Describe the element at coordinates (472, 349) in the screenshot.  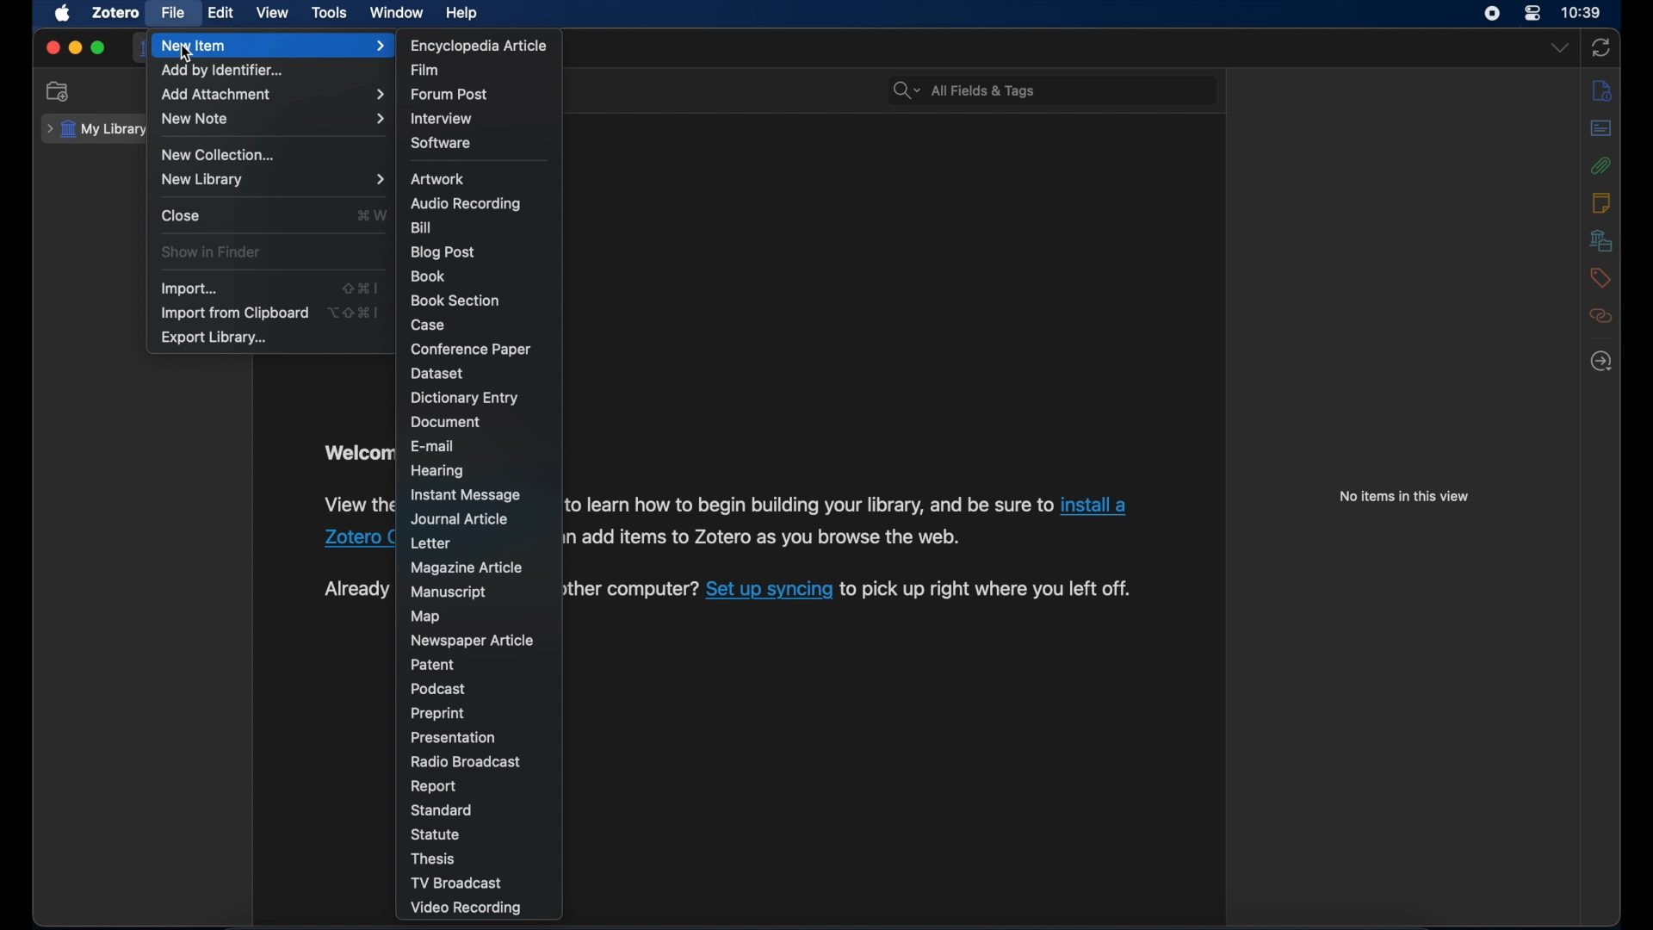
I see `conference paper` at that location.